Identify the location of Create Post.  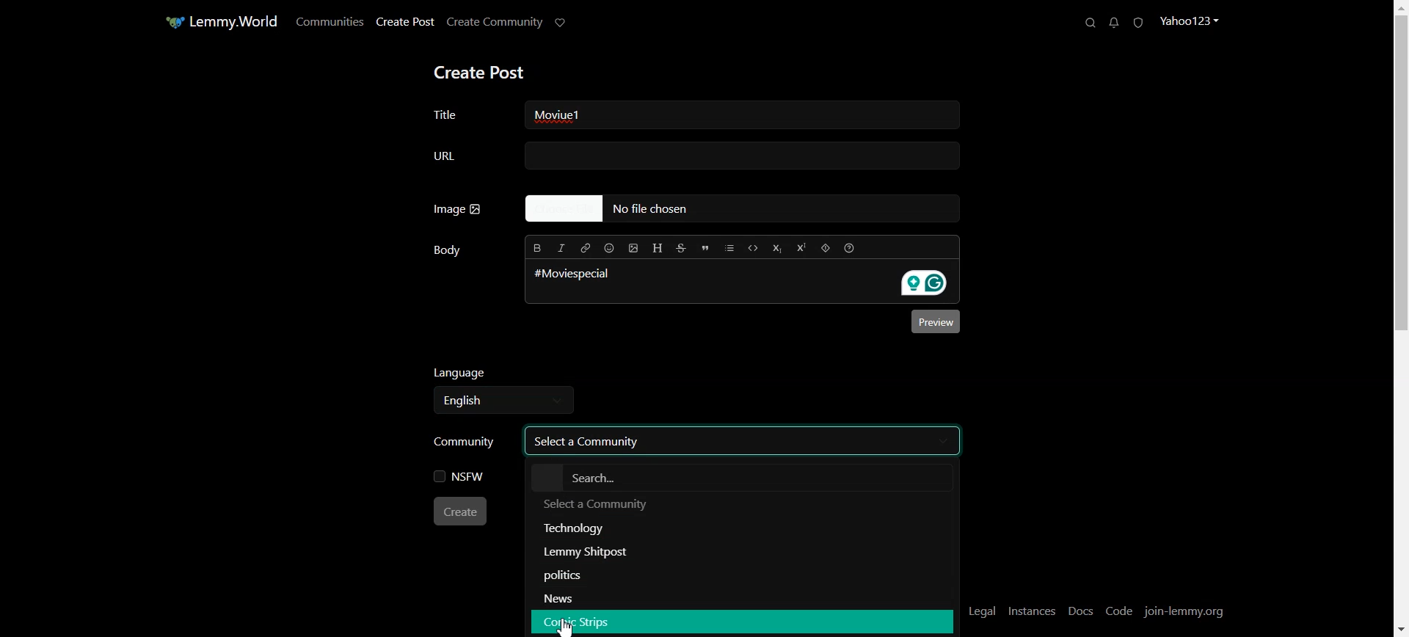
(409, 21).